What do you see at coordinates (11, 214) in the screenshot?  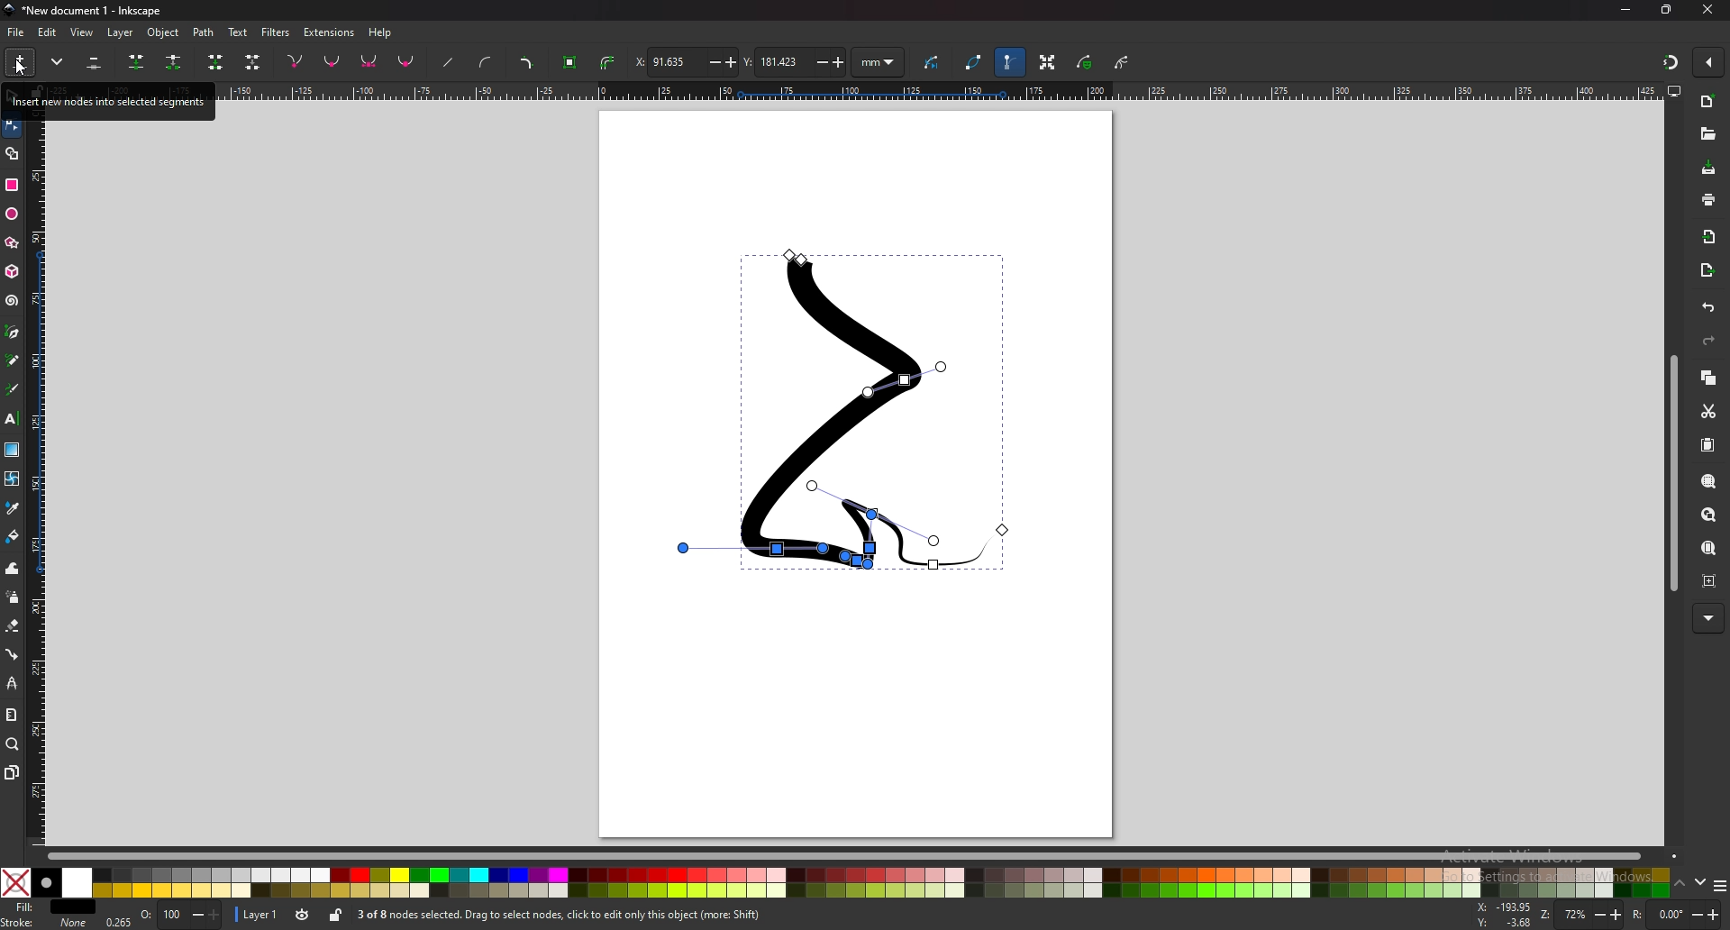 I see `ellipse` at bounding box center [11, 214].